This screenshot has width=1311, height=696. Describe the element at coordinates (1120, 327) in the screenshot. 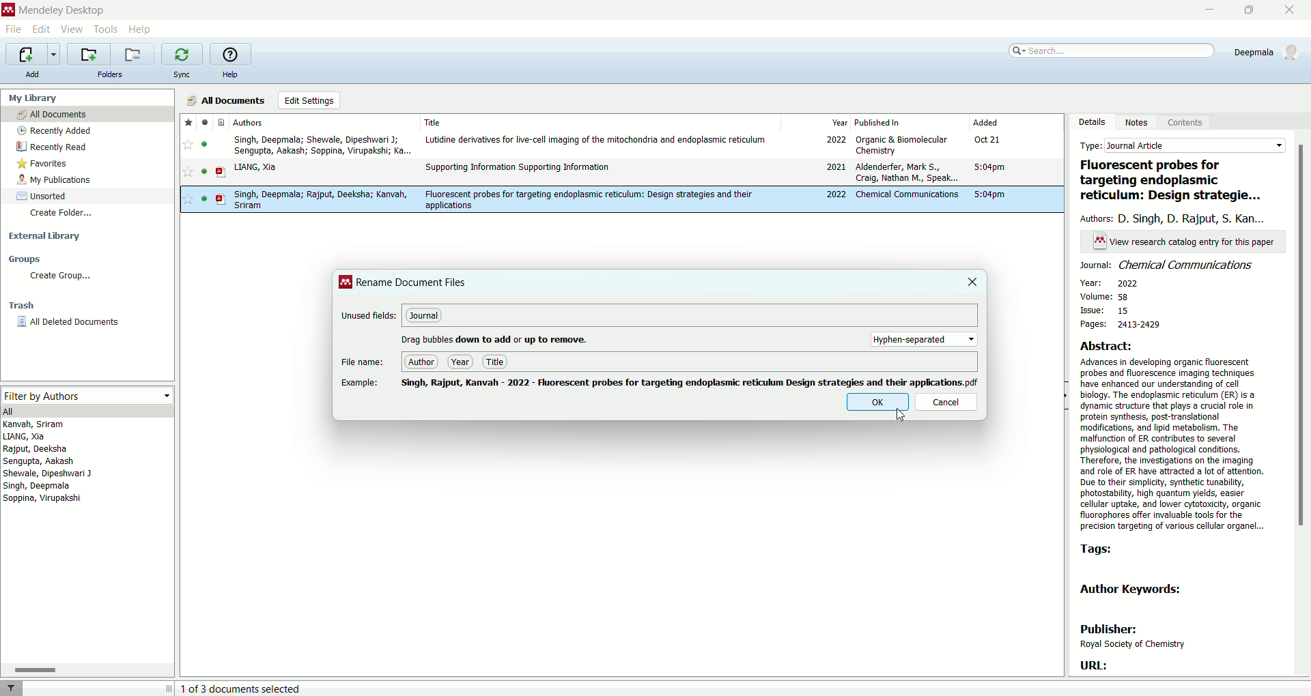

I see `pages` at that location.